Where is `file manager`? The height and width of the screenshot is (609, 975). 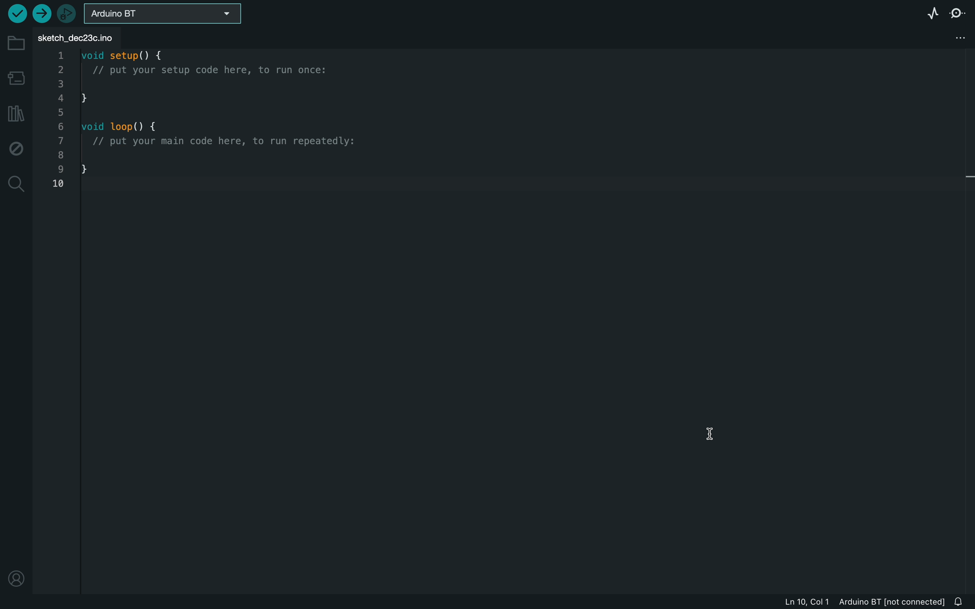
file manager is located at coordinates (956, 37).